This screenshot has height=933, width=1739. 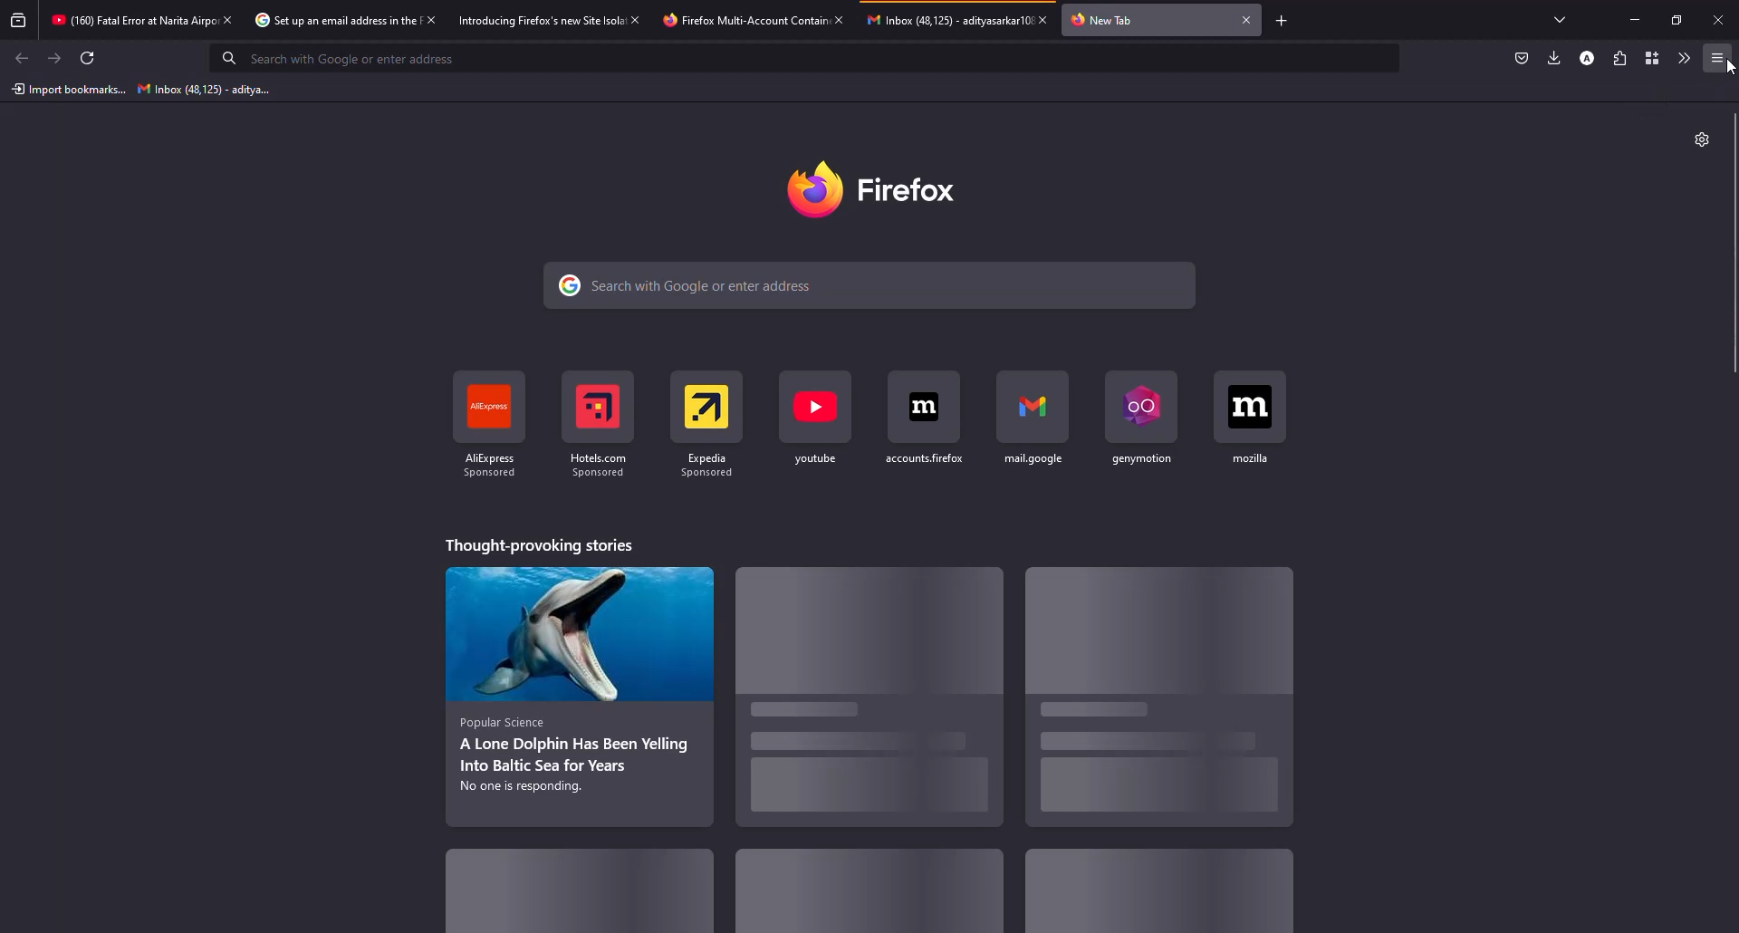 I want to click on stories, so click(x=868, y=891).